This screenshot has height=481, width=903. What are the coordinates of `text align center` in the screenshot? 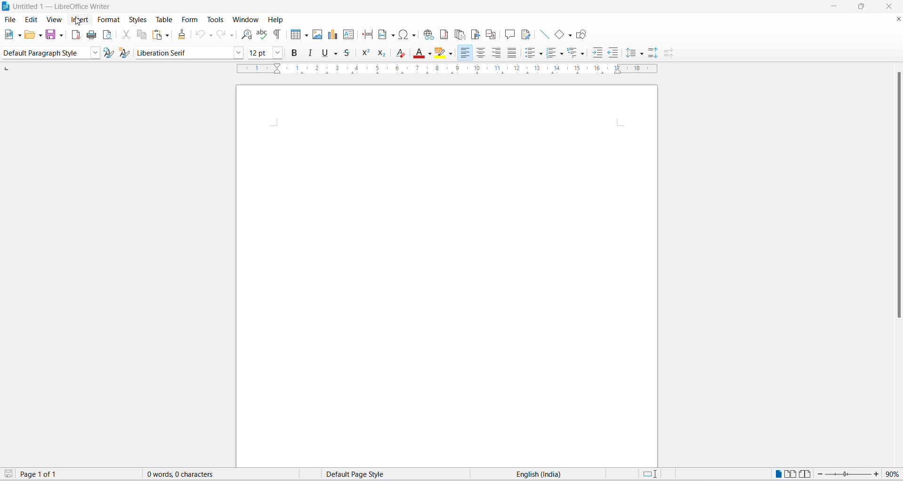 It's located at (497, 53).